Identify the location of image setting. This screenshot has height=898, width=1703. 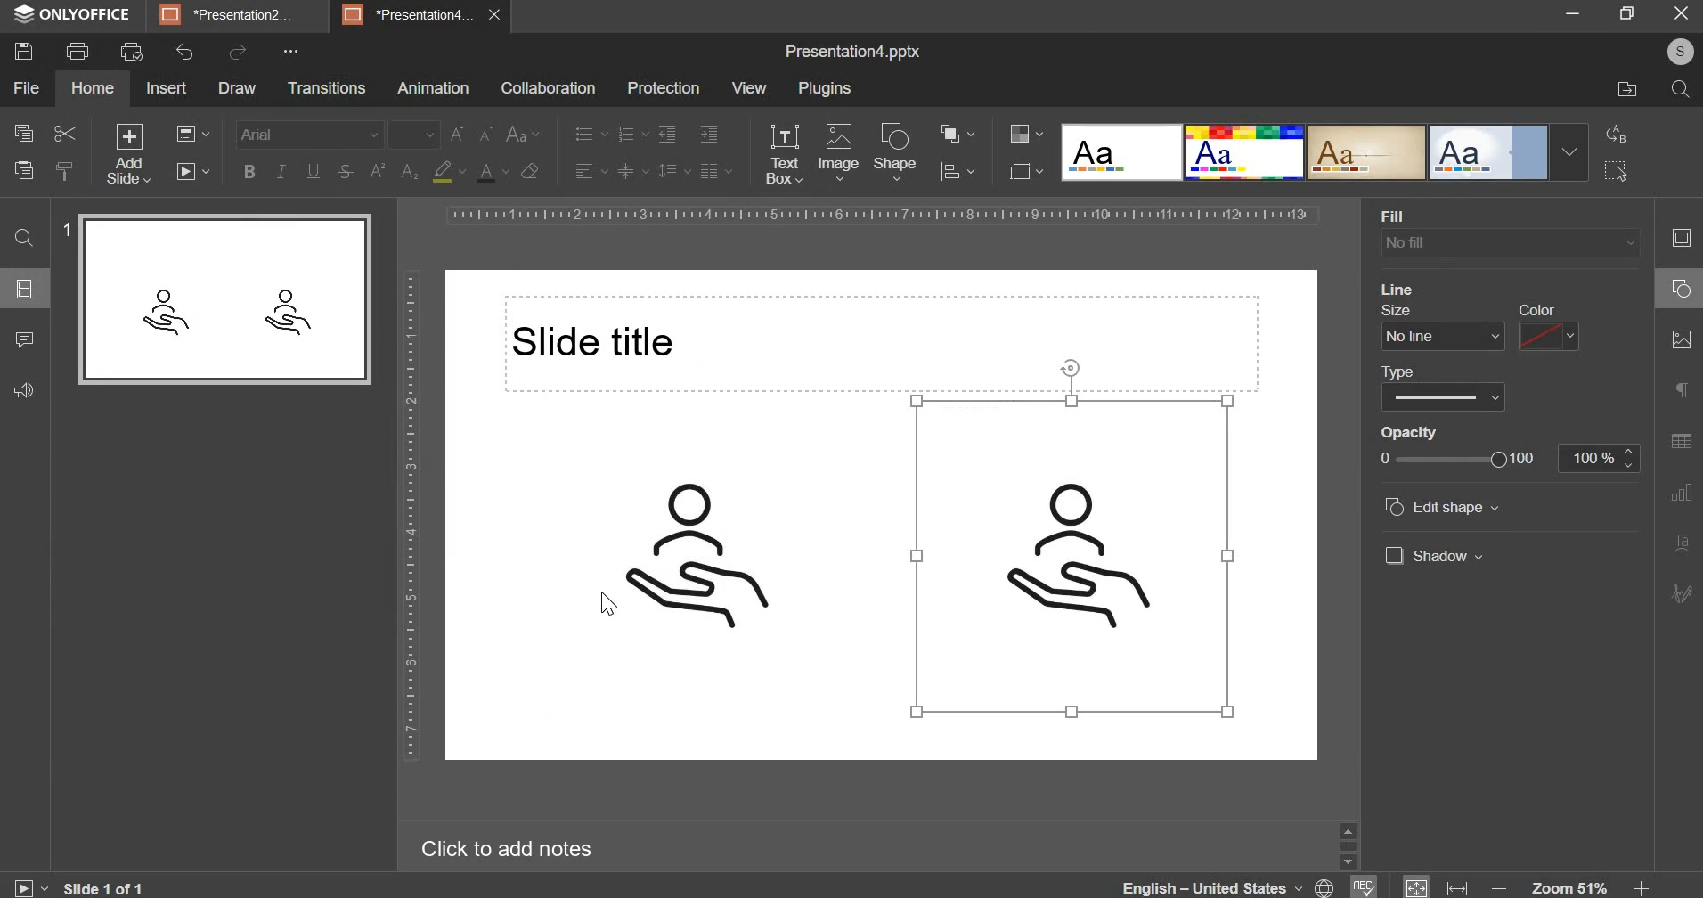
(1678, 339).